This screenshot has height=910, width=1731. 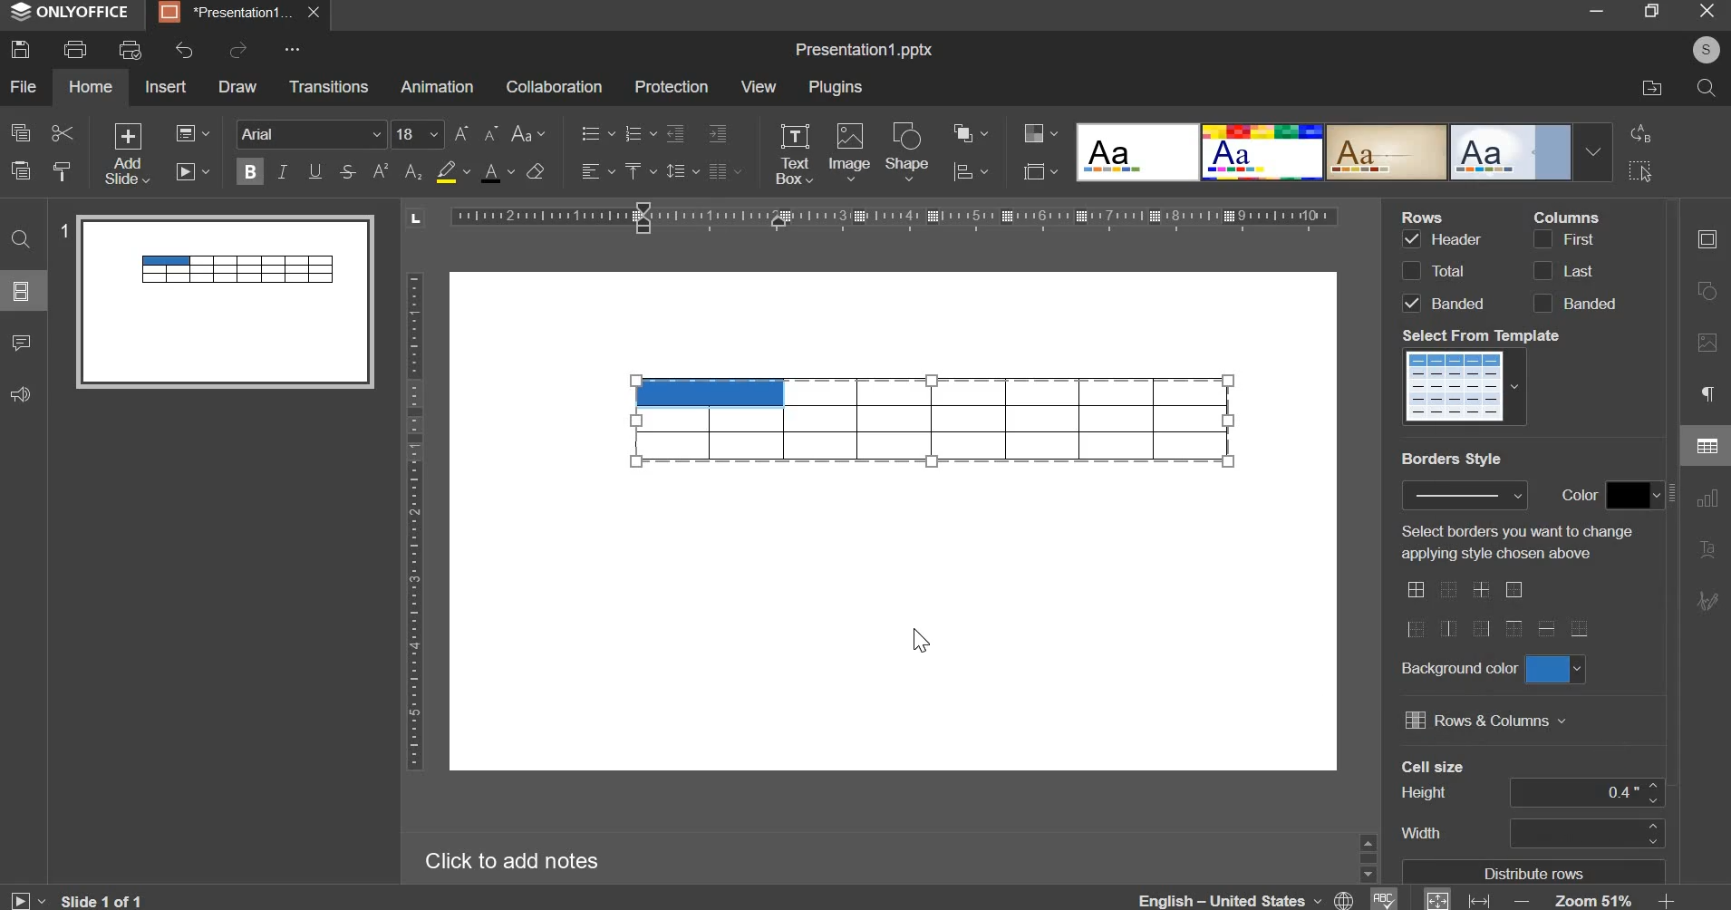 What do you see at coordinates (836, 87) in the screenshot?
I see `plugins` at bounding box center [836, 87].